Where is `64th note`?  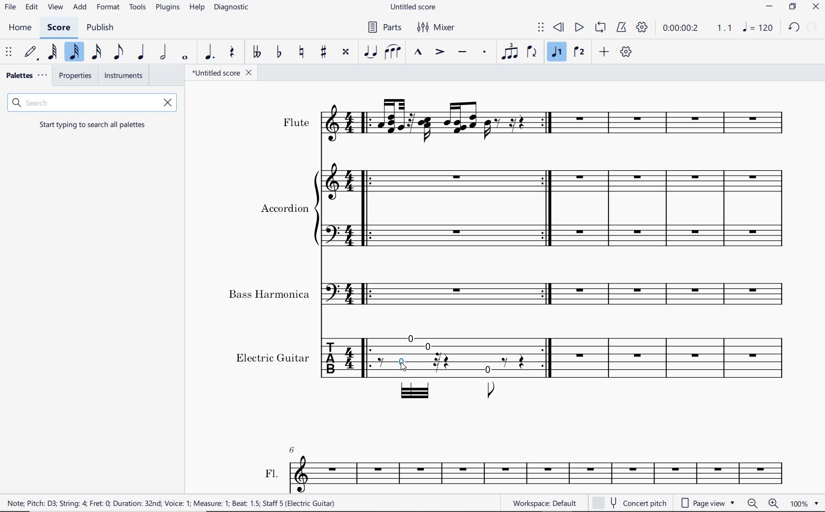
64th note is located at coordinates (53, 52).